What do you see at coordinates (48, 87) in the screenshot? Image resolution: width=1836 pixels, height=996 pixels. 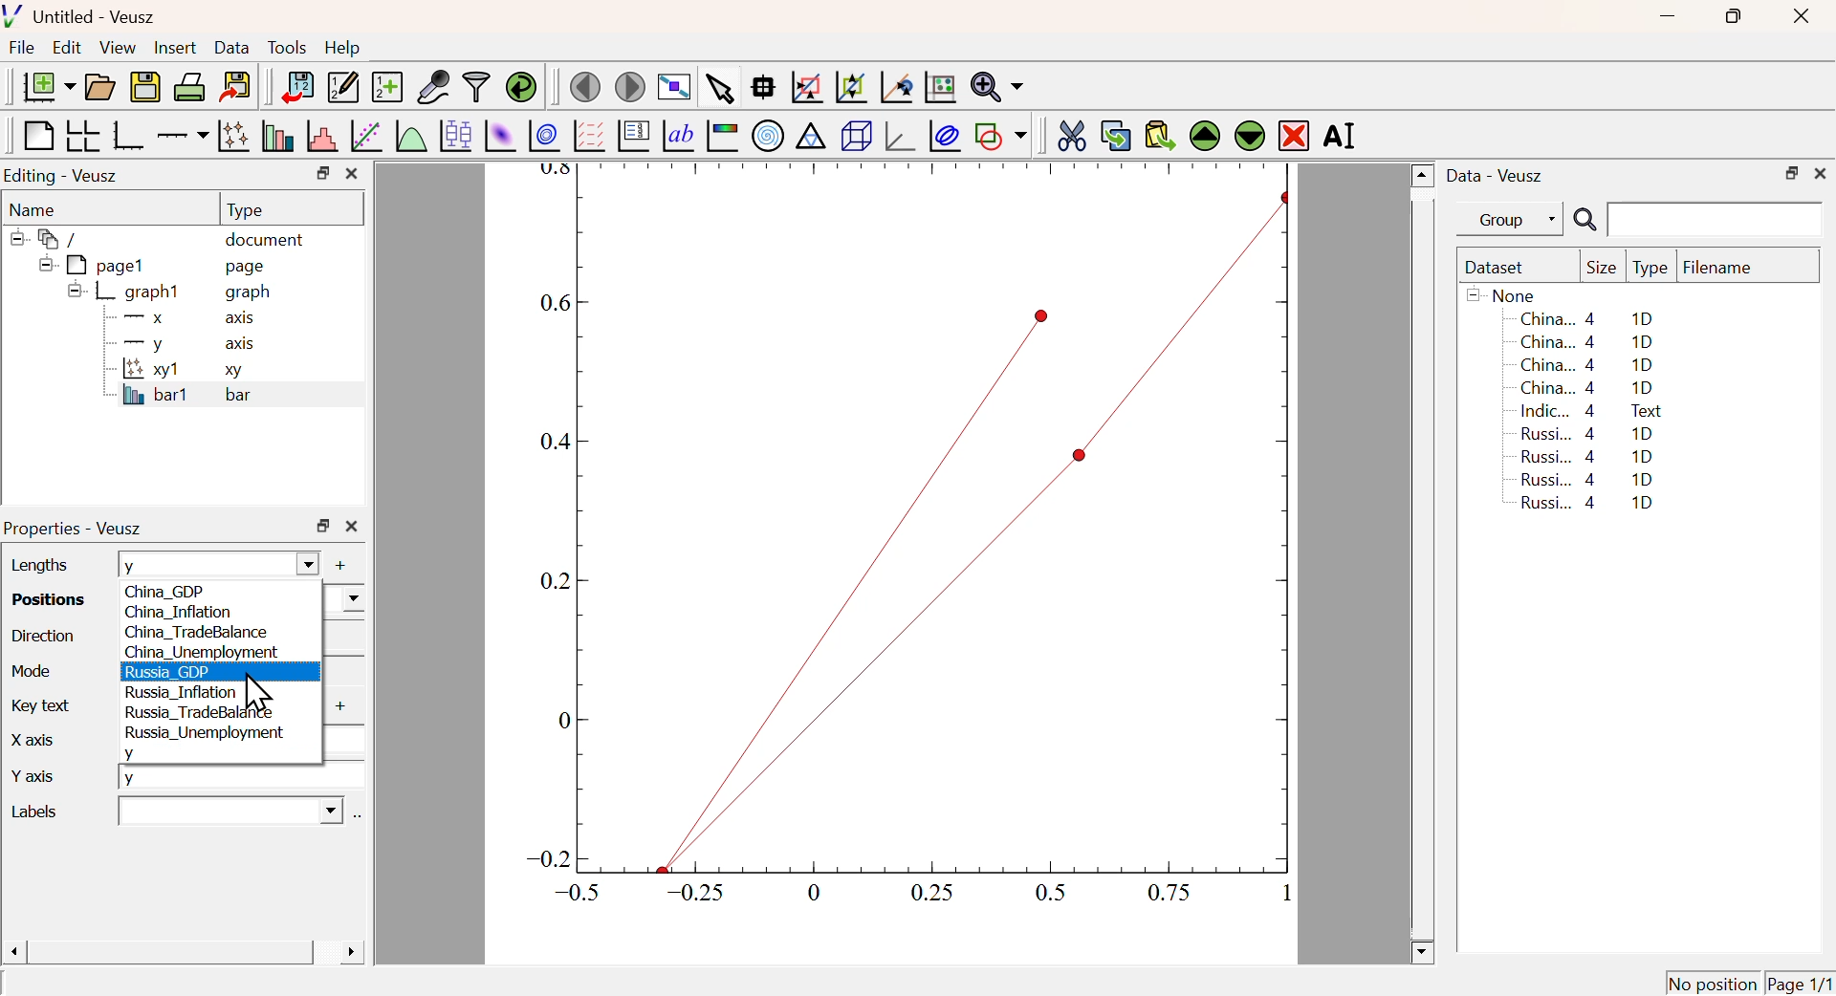 I see `New Document` at bounding box center [48, 87].